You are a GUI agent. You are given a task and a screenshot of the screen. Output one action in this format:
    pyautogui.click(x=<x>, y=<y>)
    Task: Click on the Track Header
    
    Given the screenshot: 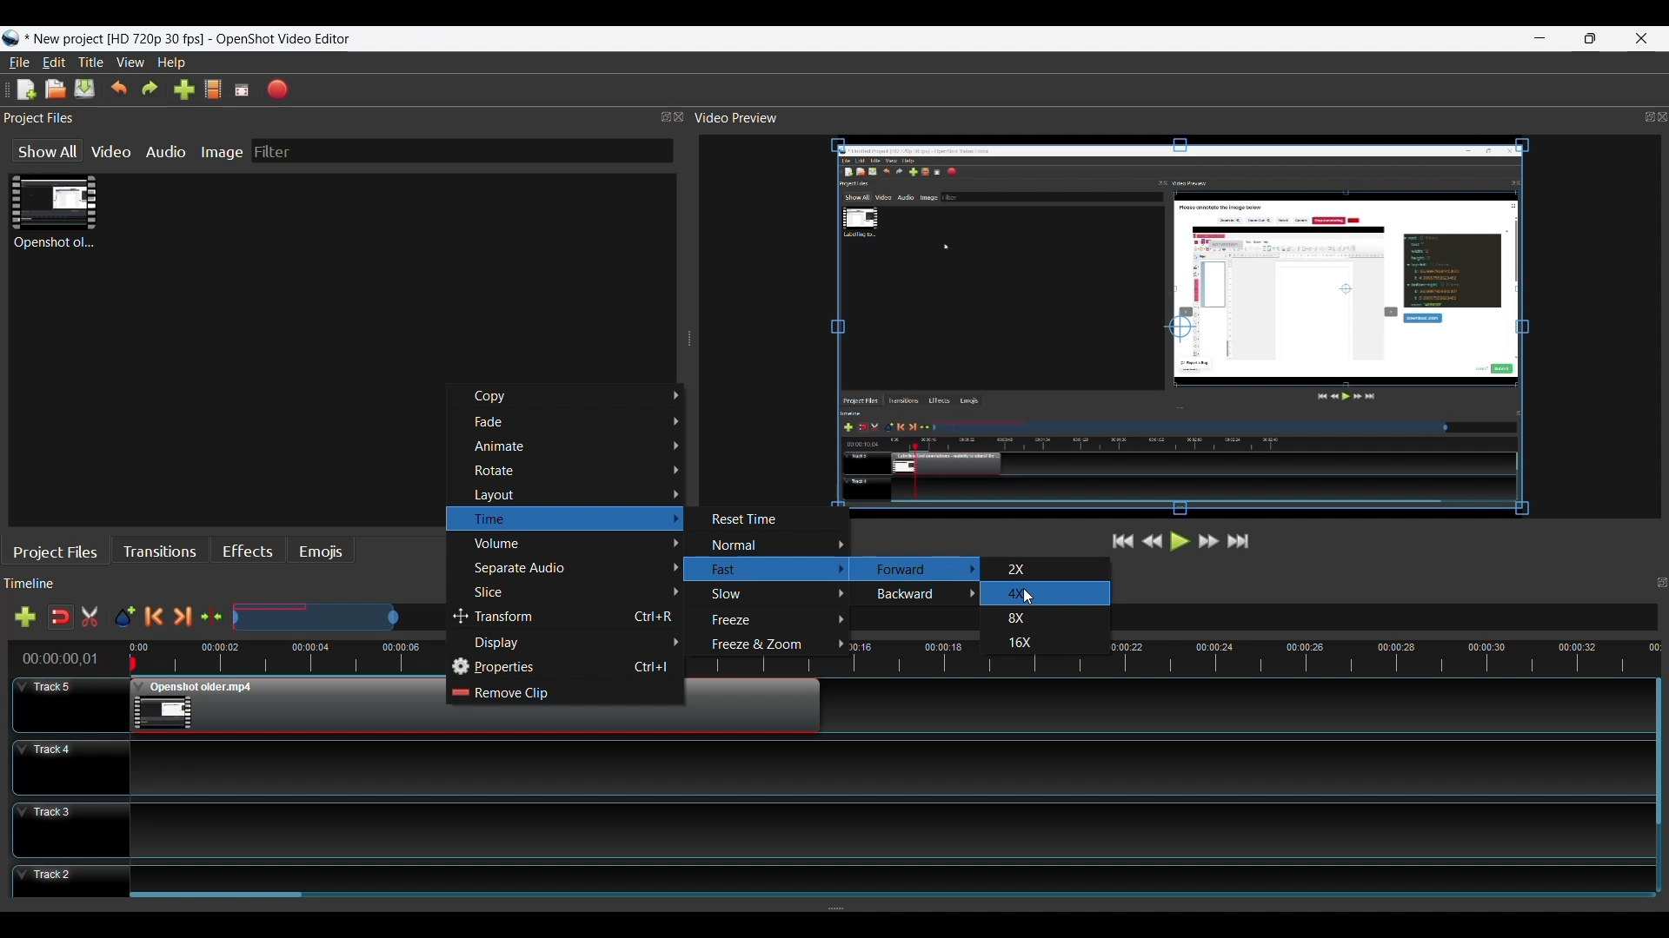 What is the action you would take?
    pyautogui.click(x=67, y=768)
    